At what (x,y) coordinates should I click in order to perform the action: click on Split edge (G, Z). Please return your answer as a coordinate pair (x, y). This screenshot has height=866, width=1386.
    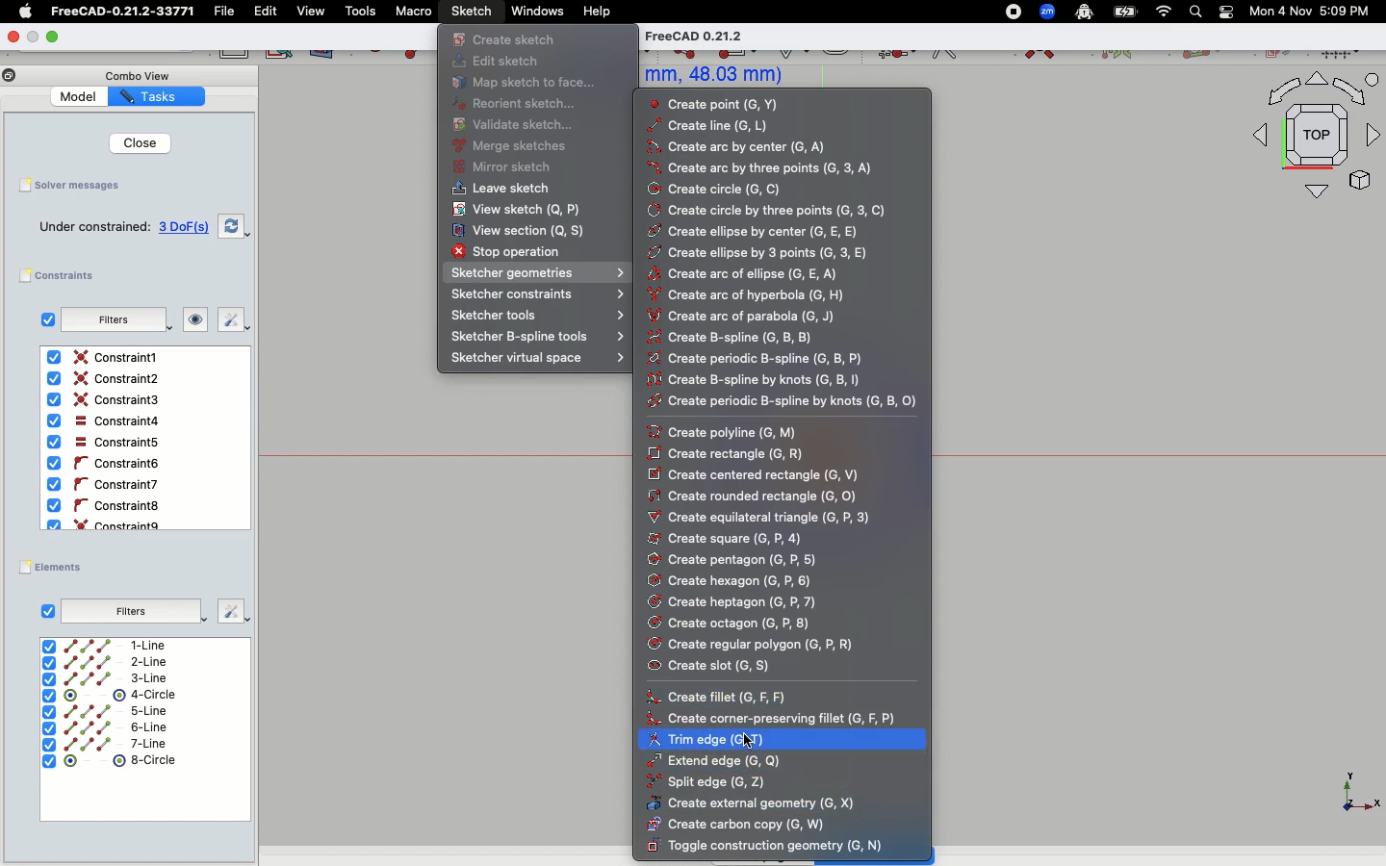
    Looking at the image, I should click on (714, 781).